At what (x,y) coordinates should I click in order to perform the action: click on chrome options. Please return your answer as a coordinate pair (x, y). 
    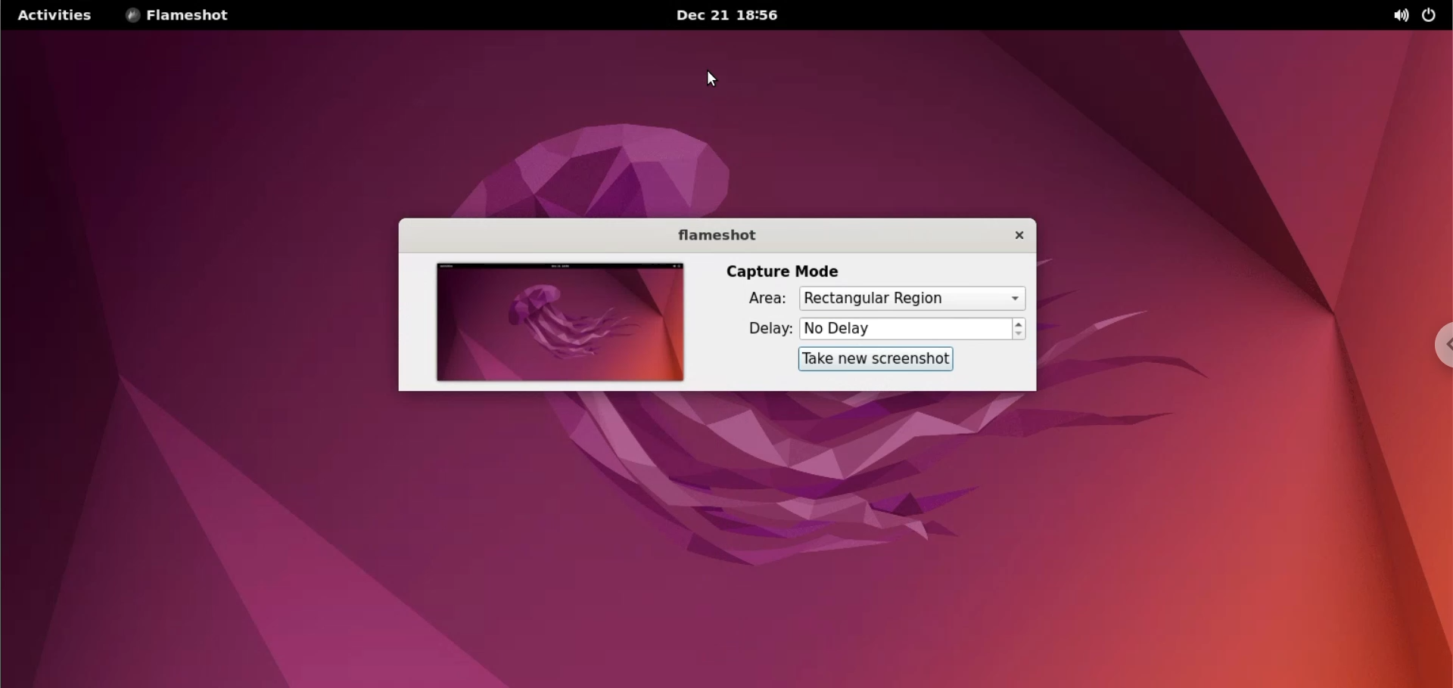
    Looking at the image, I should click on (1435, 349).